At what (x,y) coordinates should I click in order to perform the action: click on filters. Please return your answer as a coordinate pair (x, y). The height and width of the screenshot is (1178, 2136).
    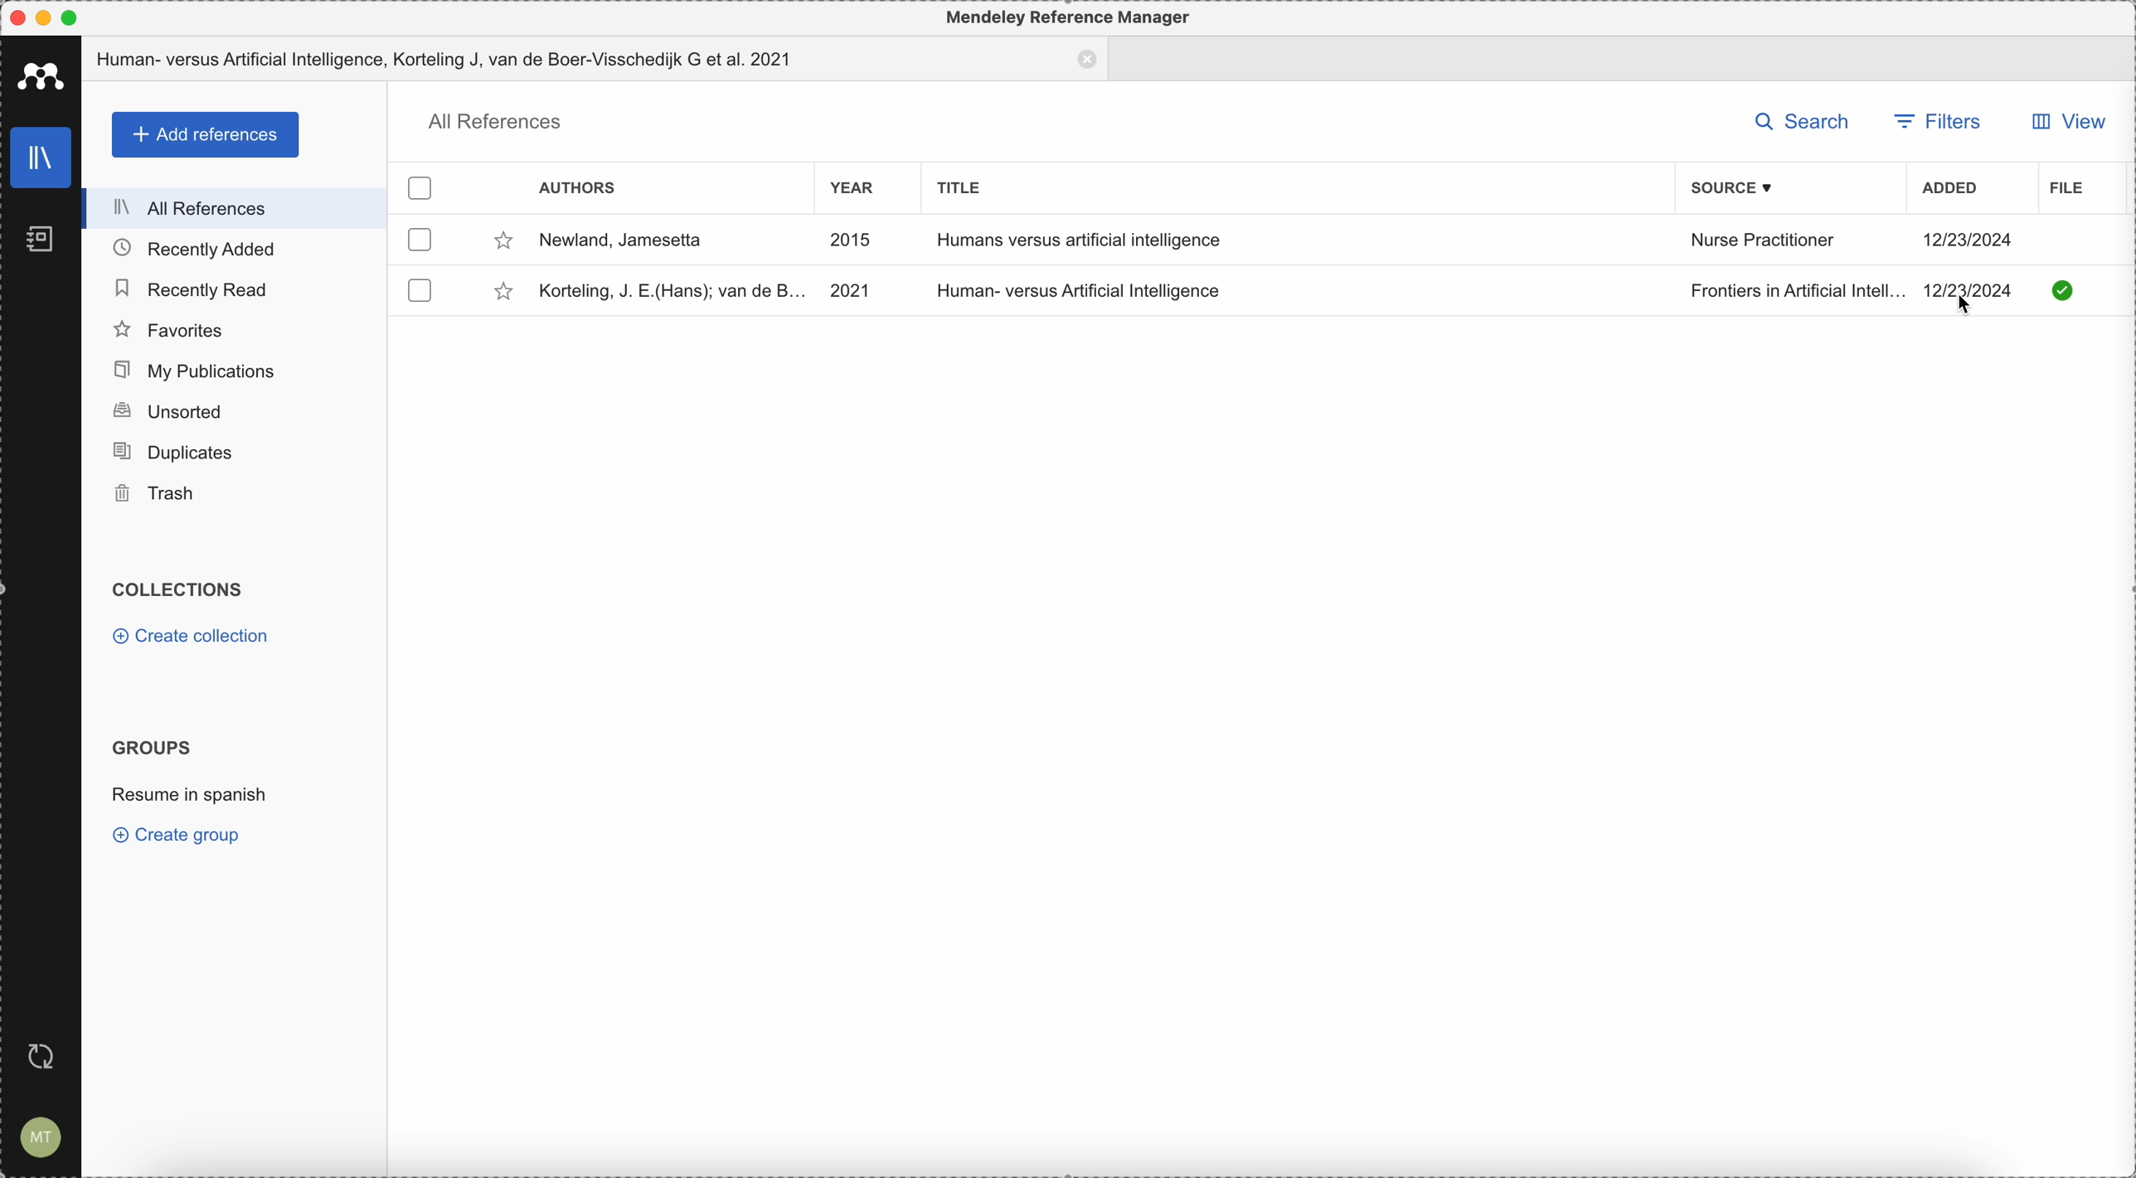
    Looking at the image, I should click on (1932, 119).